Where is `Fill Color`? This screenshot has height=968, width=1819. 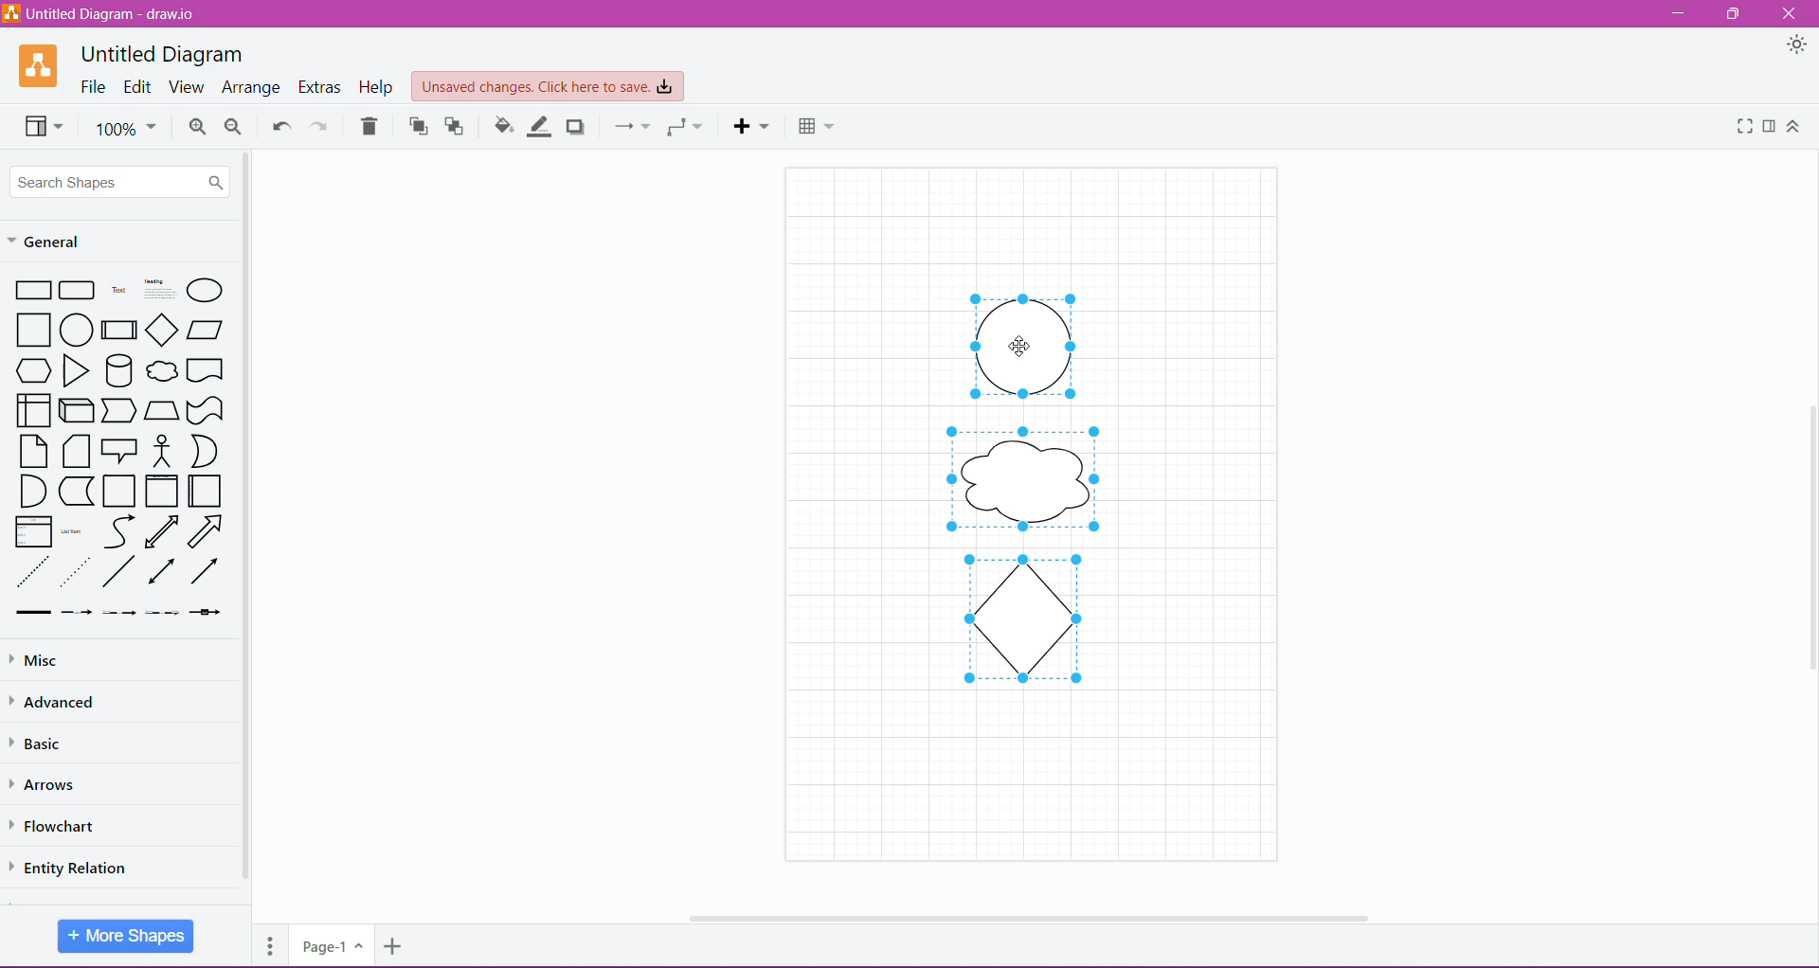
Fill Color is located at coordinates (504, 126).